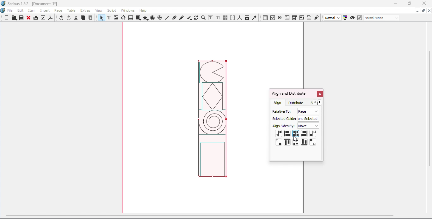 This screenshot has width=432, height=219. What do you see at coordinates (117, 18) in the screenshot?
I see `Image frame` at bounding box center [117, 18].